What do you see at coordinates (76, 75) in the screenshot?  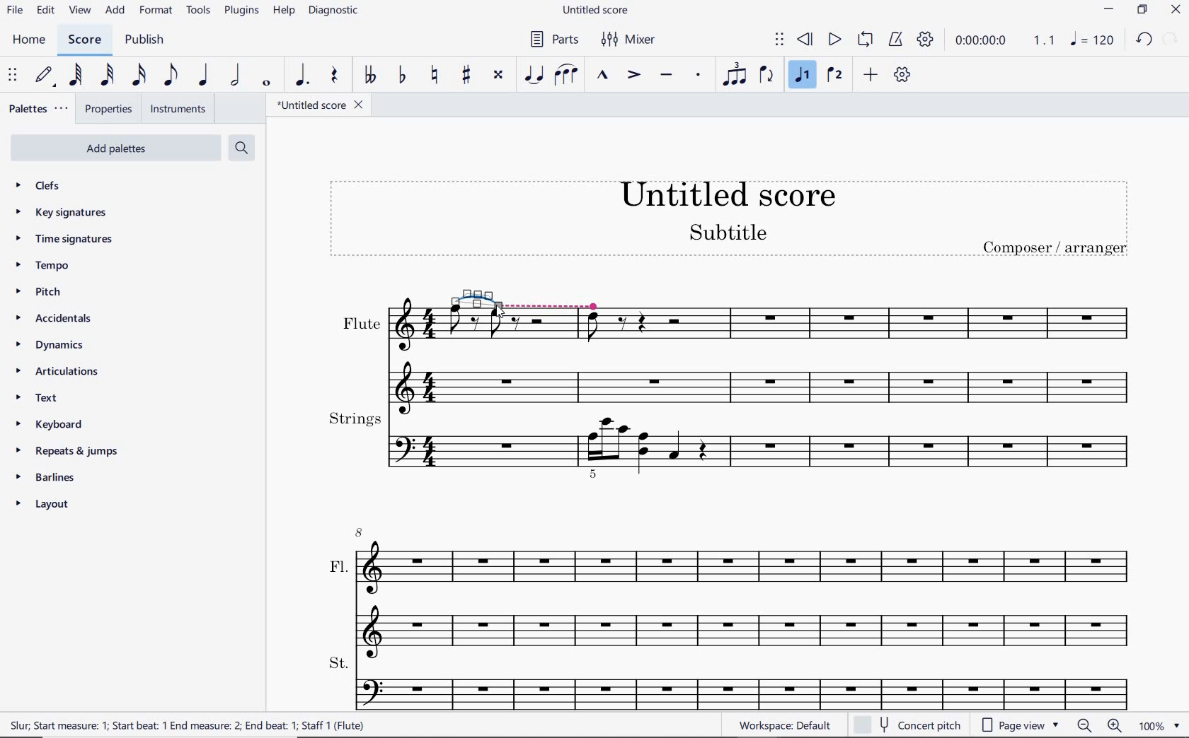 I see `64TH NOTE` at bounding box center [76, 75].